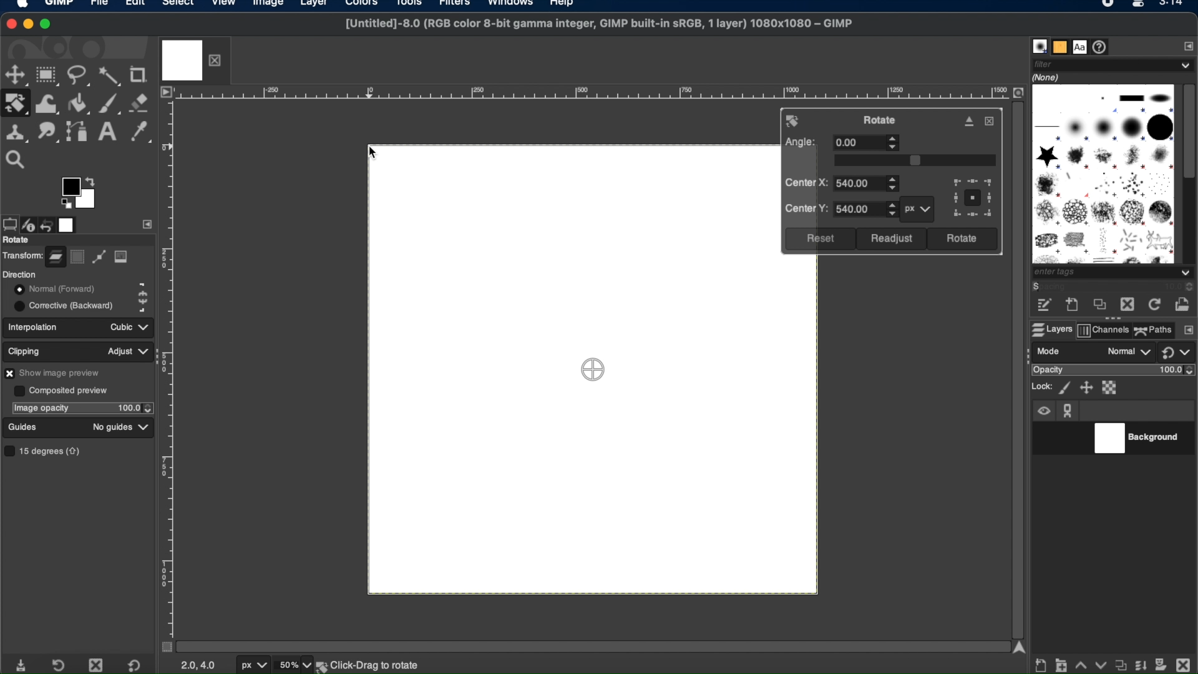 This screenshot has height=674, width=1198. What do you see at coordinates (1048, 77) in the screenshot?
I see `none` at bounding box center [1048, 77].